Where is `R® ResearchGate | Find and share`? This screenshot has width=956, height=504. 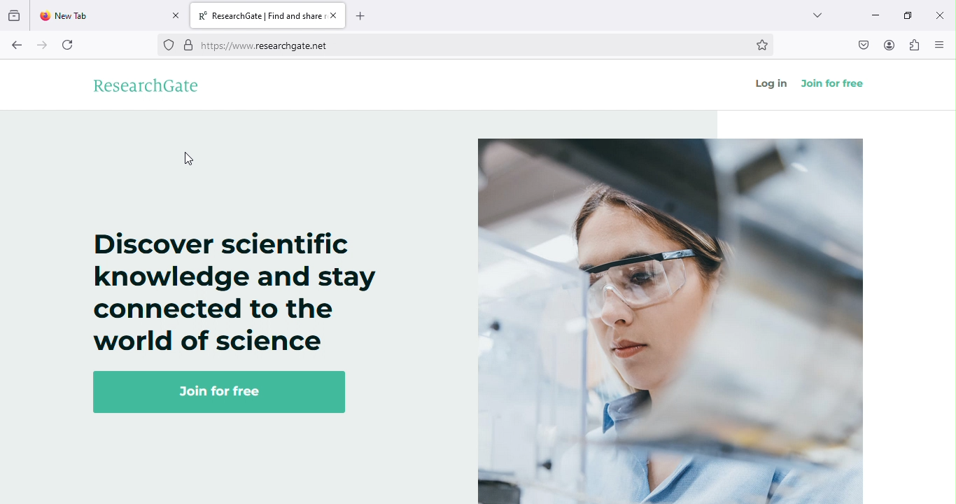
R® ResearchGate | Find and share is located at coordinates (261, 15).